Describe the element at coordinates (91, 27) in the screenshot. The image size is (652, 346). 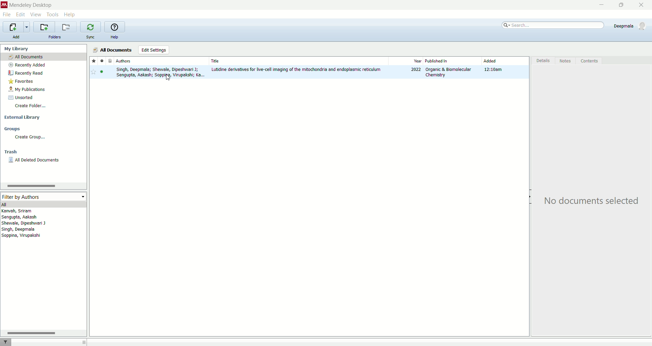
I see `synchronize your library with Mendeley web` at that location.